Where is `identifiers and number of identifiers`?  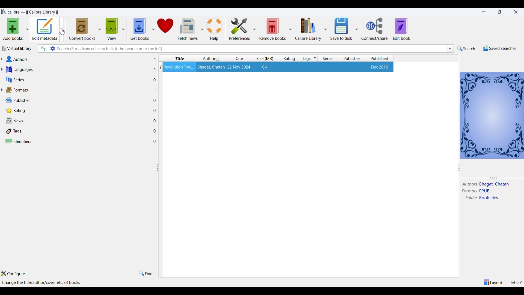
identifiers and number of identifiers is located at coordinates (19, 141).